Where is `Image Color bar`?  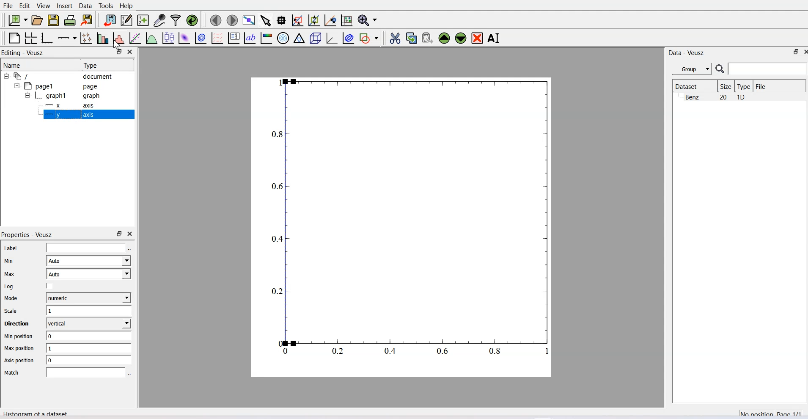
Image Color bar is located at coordinates (267, 39).